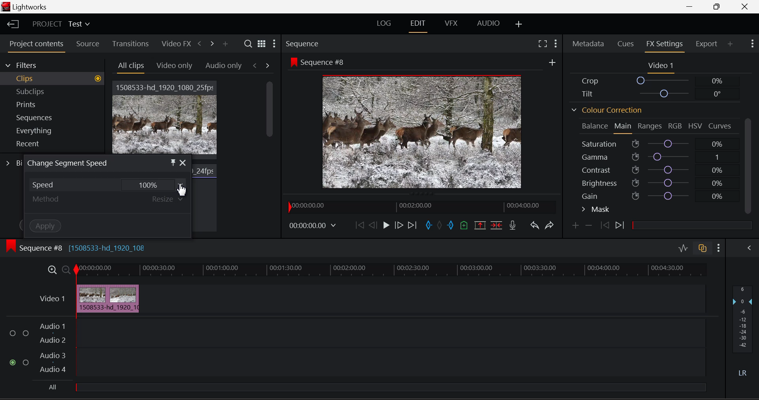 Image resolution: width=759 pixels, height=400 pixels. What do you see at coordinates (57, 106) in the screenshot?
I see `Prints` at bounding box center [57, 106].